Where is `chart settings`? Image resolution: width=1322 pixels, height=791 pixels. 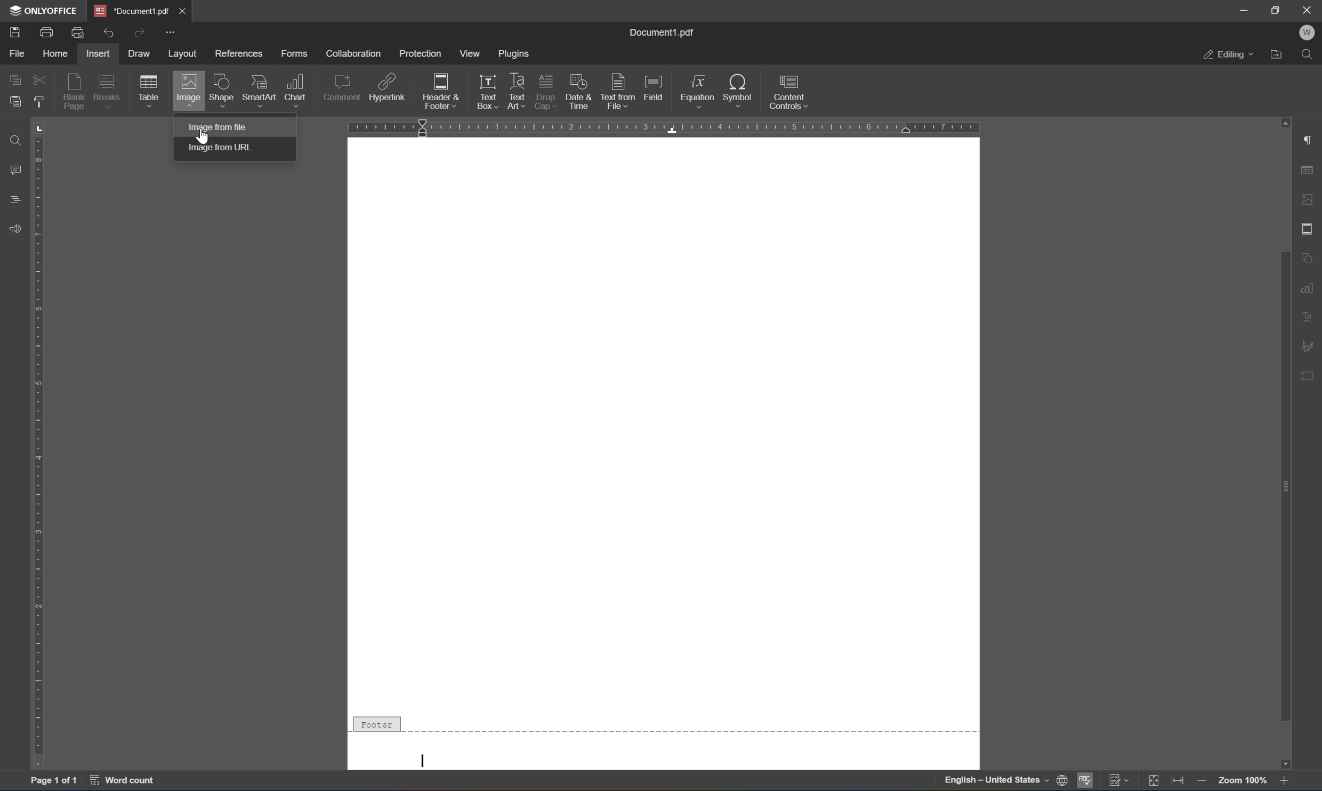 chart settings is located at coordinates (1308, 286).